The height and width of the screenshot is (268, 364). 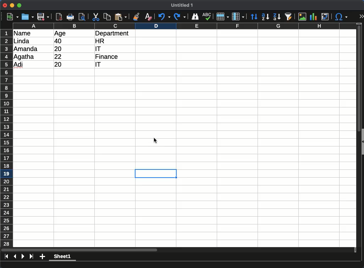 I want to click on it, so click(x=101, y=65).